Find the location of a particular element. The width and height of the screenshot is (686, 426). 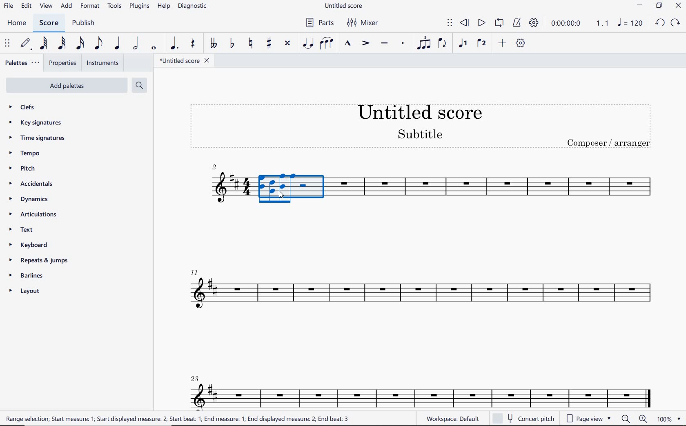

KEY SIGNATURES is located at coordinates (38, 122).